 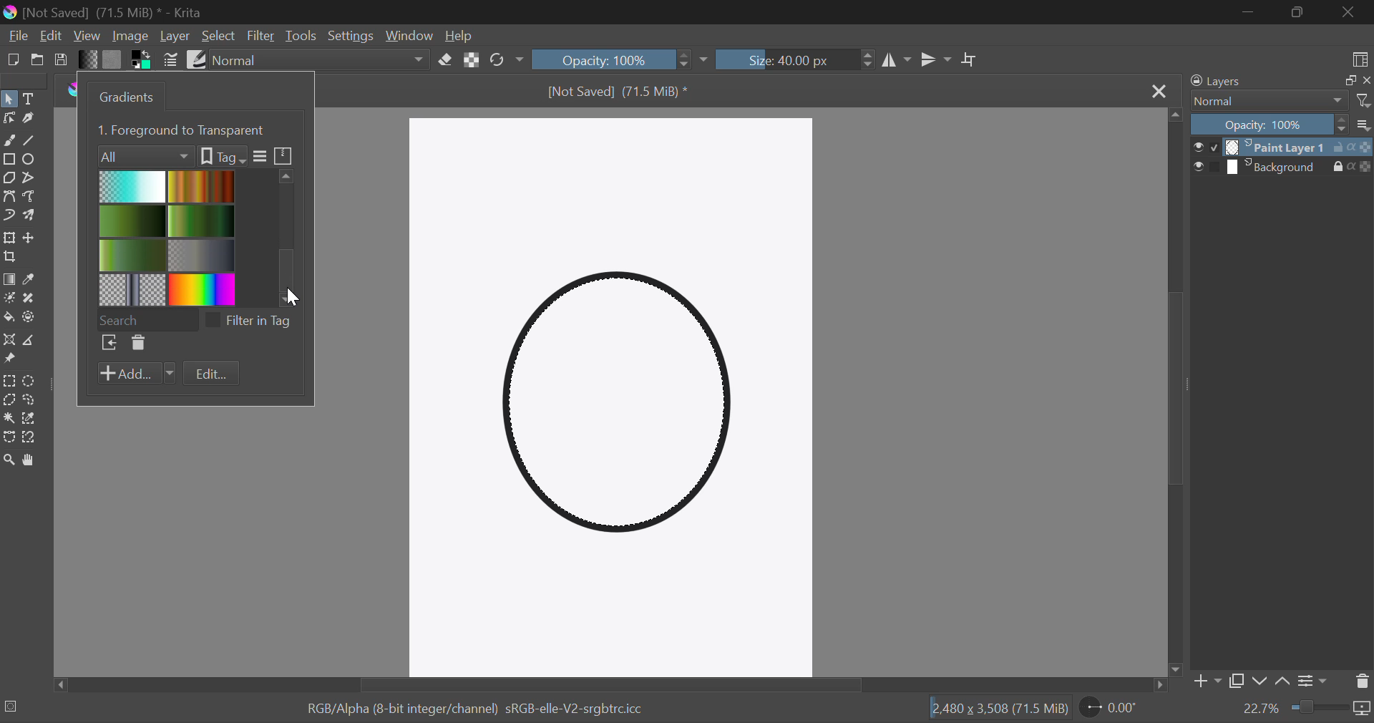 What do you see at coordinates (147, 320) in the screenshot?
I see `Search` at bounding box center [147, 320].